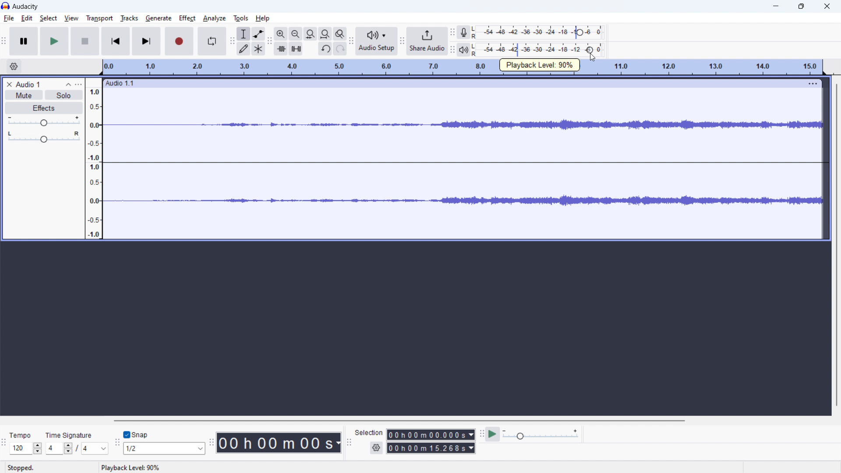 This screenshot has height=473, width=841. Describe the element at coordinates (540, 65) in the screenshot. I see `plauback speed: 90%` at that location.